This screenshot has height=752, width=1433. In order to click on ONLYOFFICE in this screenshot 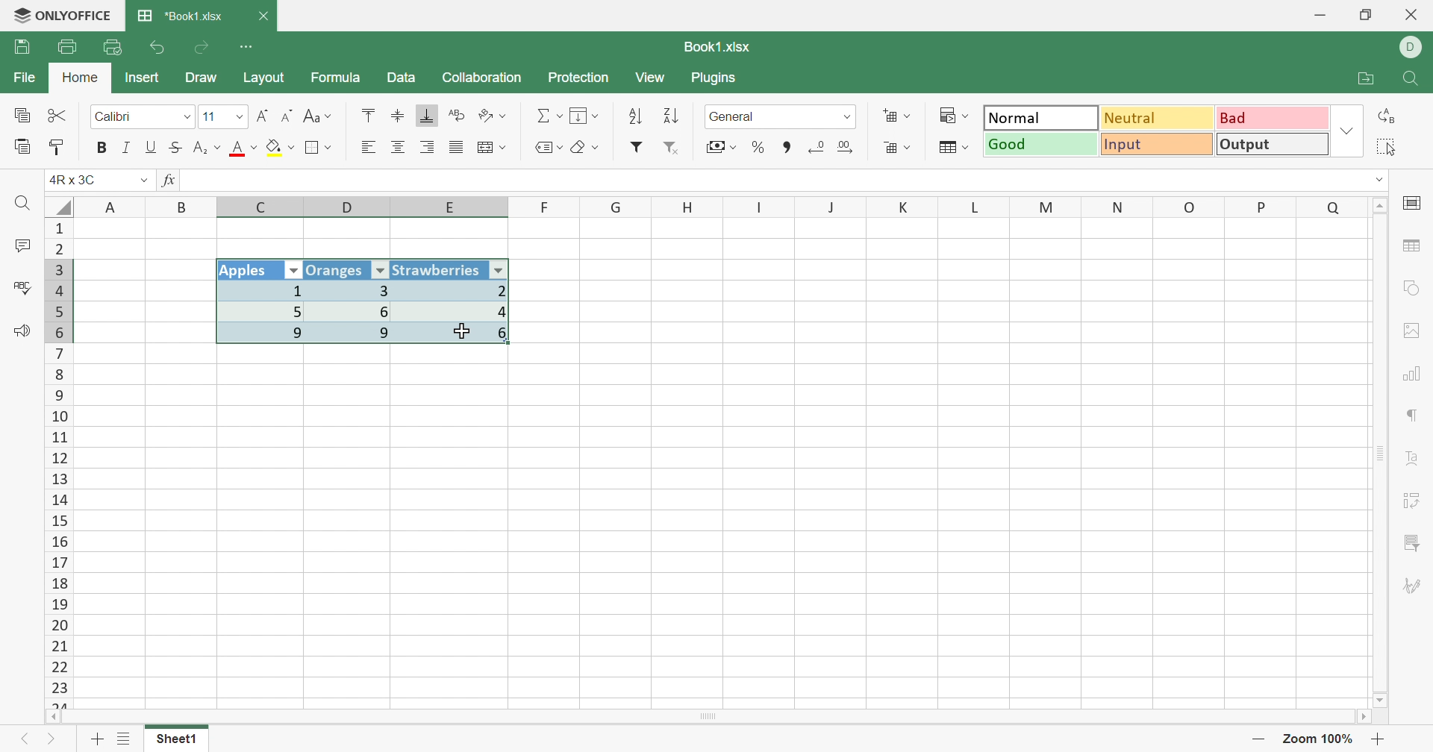, I will do `click(62, 16)`.